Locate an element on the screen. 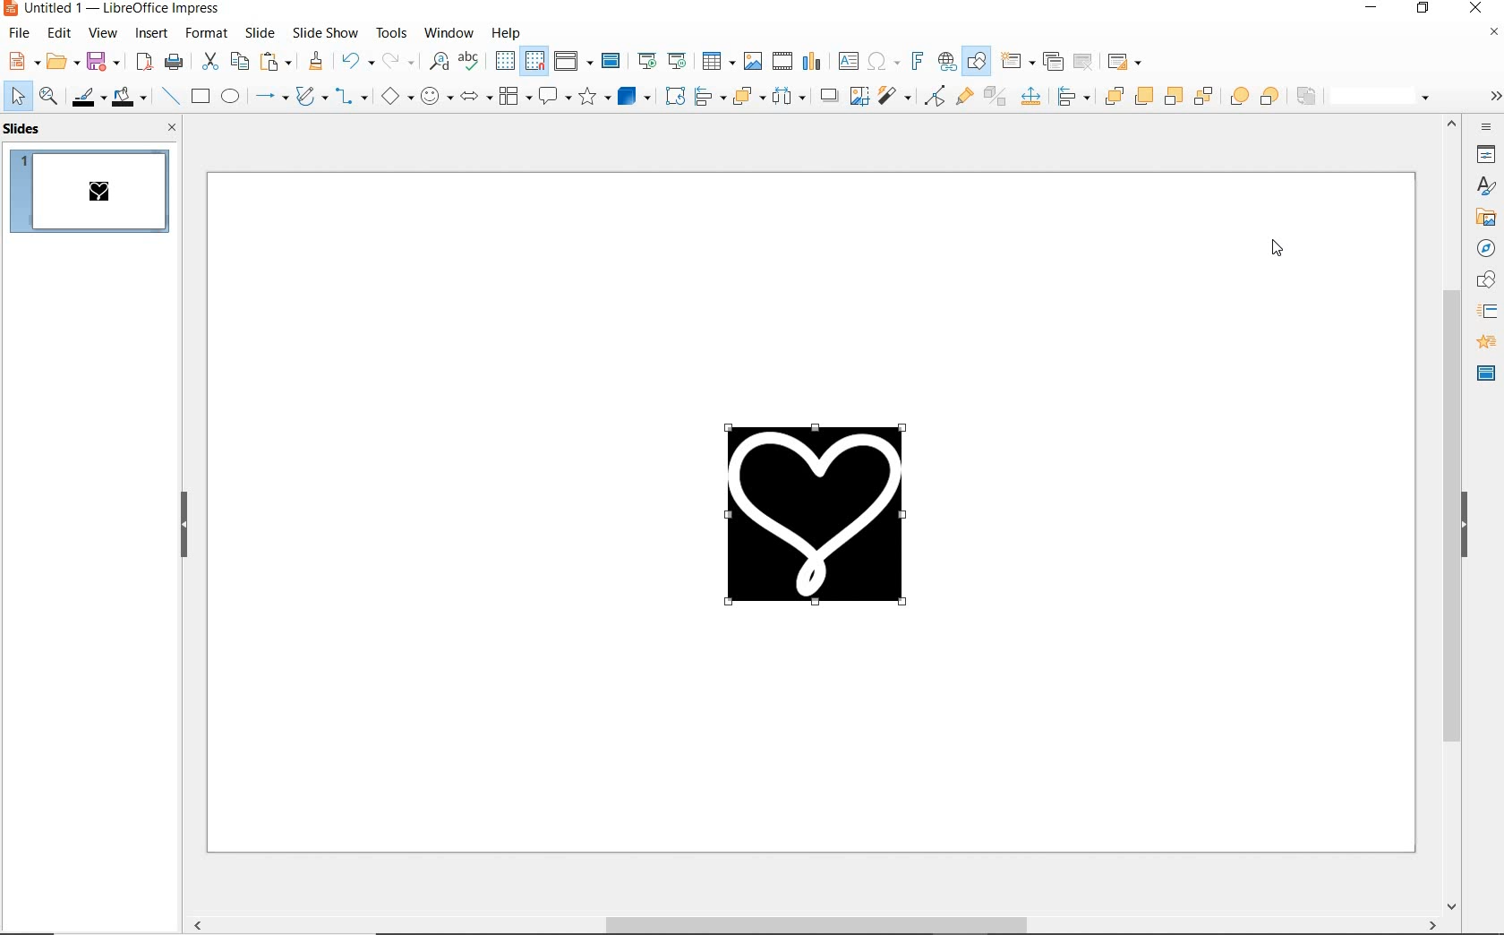  start from current slide is located at coordinates (678, 61).